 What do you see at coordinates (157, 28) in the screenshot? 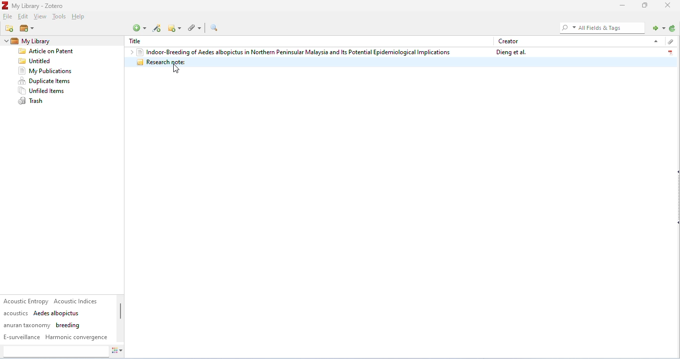
I see `add item` at bounding box center [157, 28].